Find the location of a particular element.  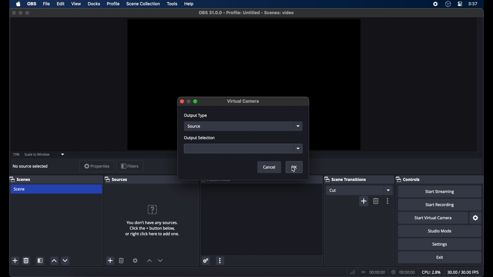

filters is located at coordinates (129, 166).